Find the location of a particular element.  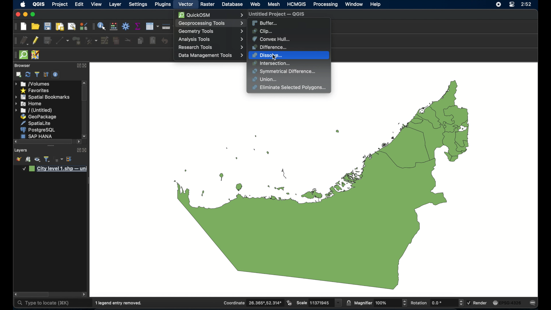

digitizing toolbar is located at coordinates (15, 41).